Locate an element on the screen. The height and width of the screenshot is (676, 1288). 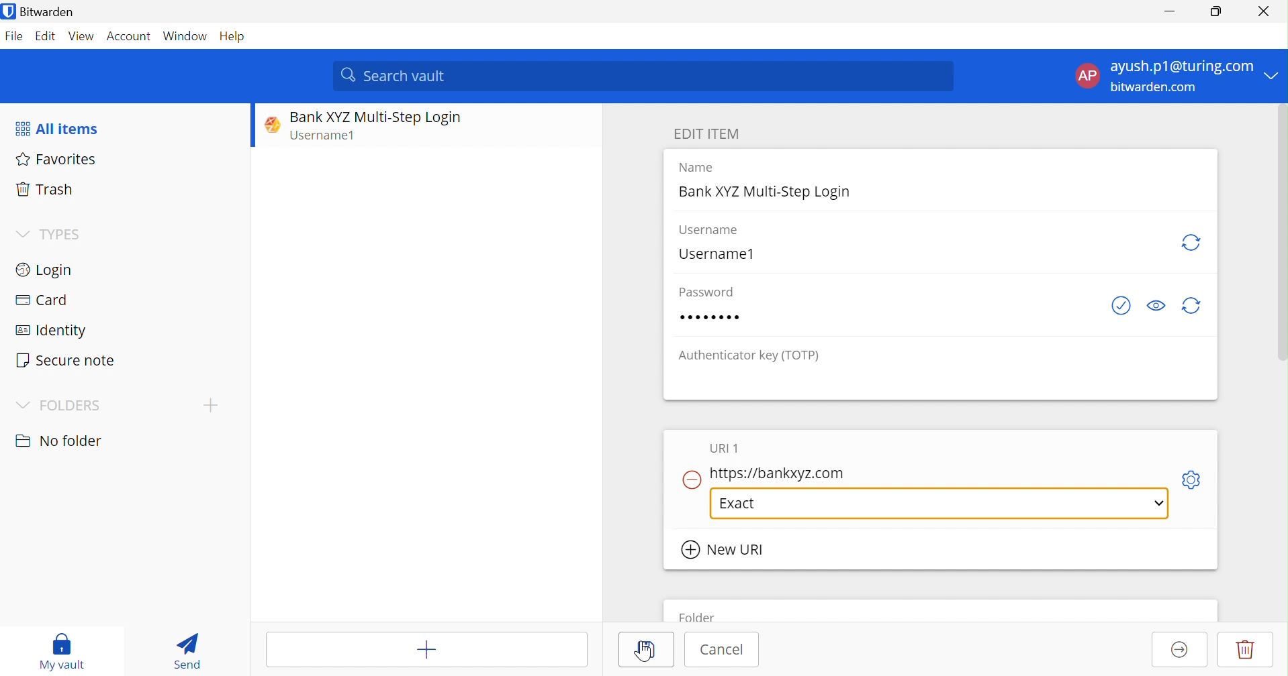
Check if password has been exposed is located at coordinates (1121, 307).